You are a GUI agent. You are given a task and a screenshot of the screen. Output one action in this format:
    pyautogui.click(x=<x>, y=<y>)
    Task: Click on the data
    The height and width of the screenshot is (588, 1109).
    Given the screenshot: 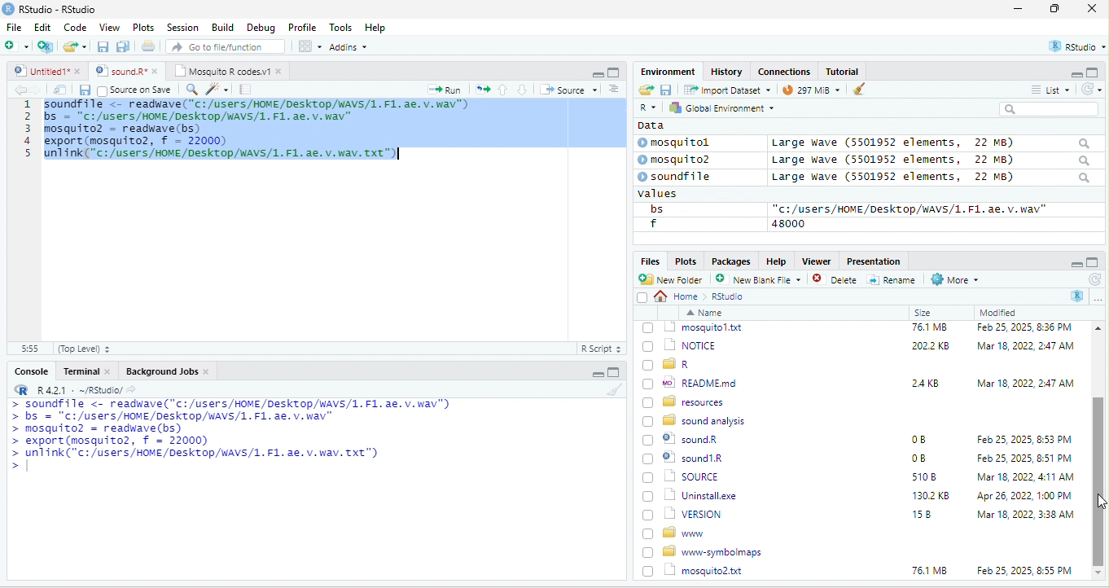 What is the action you would take?
    pyautogui.click(x=649, y=125)
    